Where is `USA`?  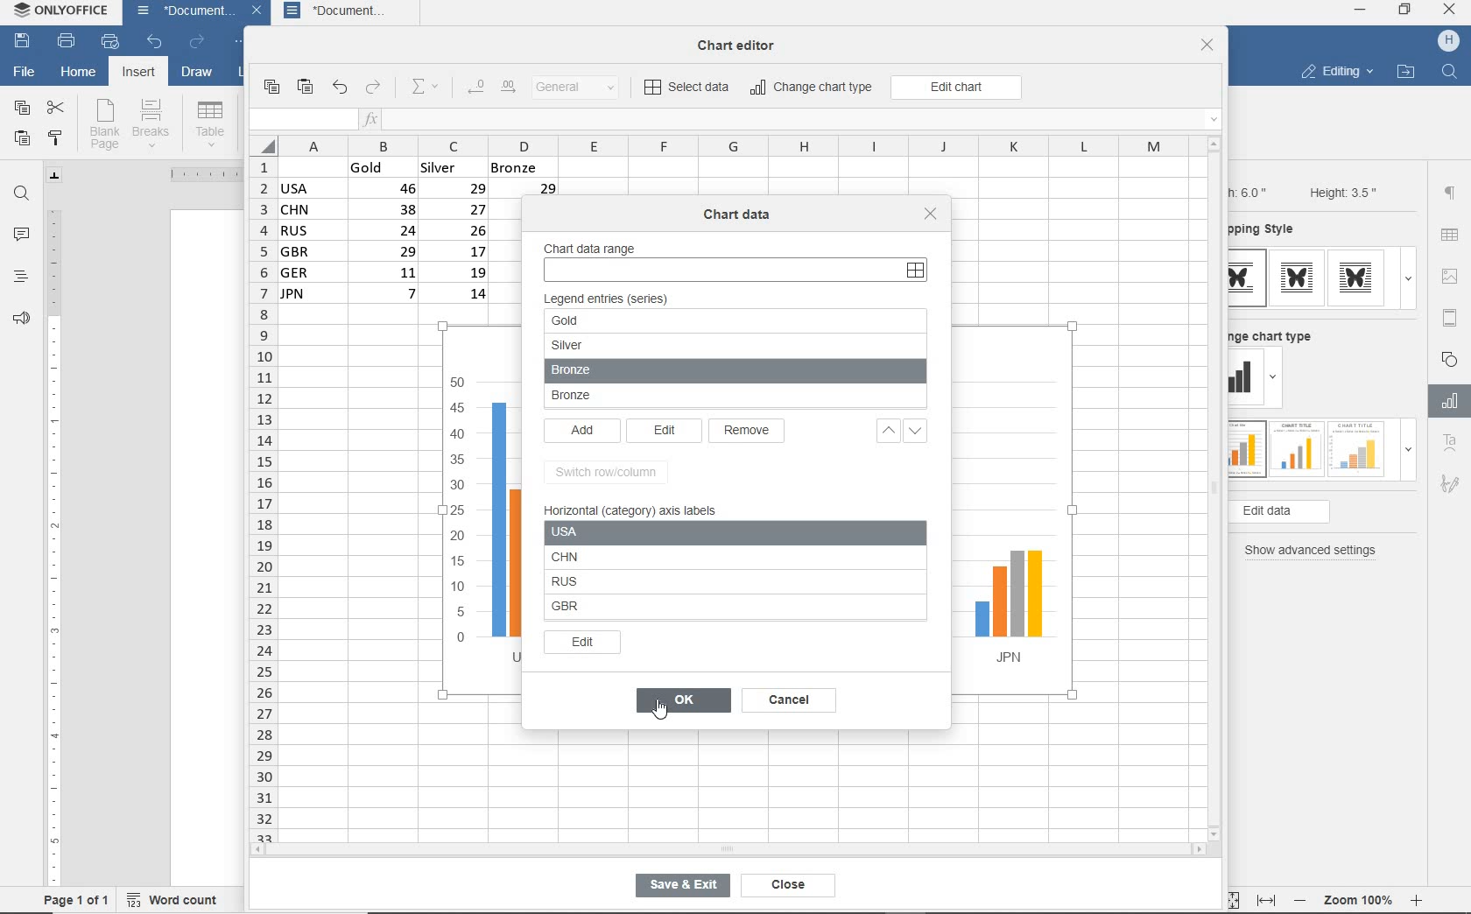 USA is located at coordinates (700, 532).